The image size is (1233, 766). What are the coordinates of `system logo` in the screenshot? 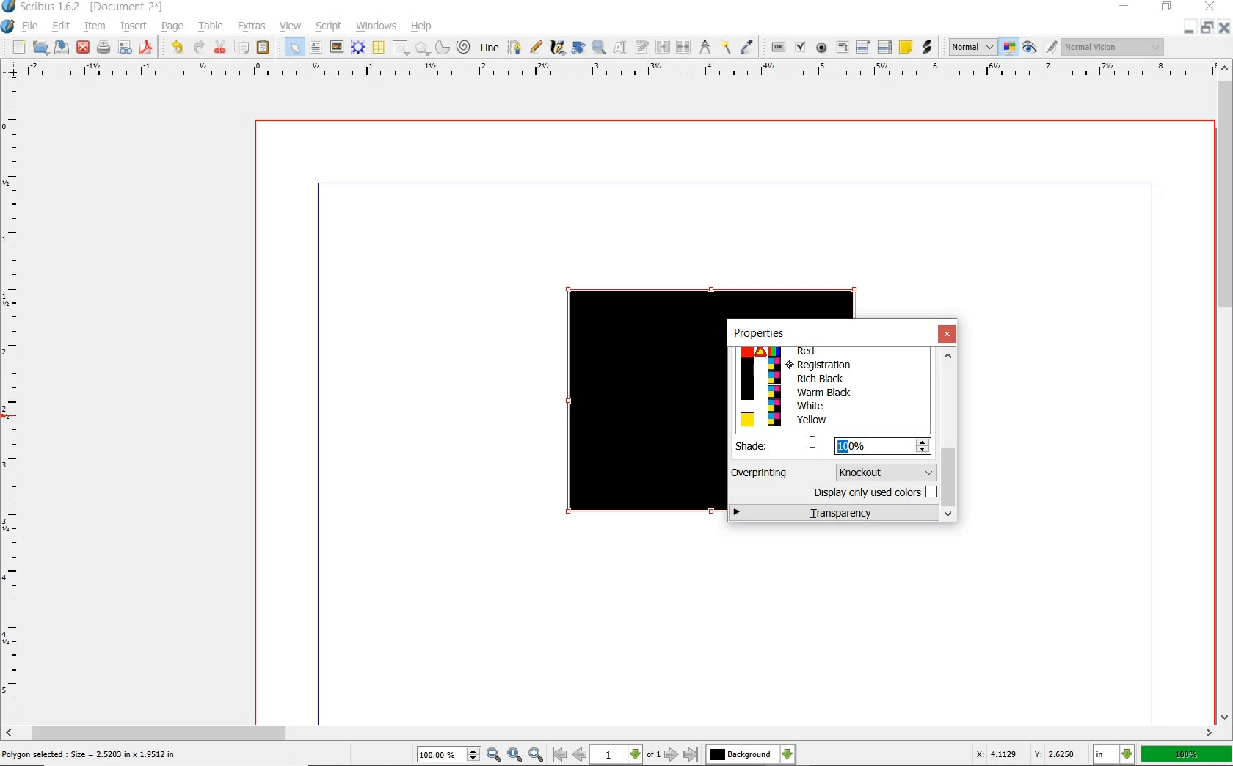 It's located at (9, 27).